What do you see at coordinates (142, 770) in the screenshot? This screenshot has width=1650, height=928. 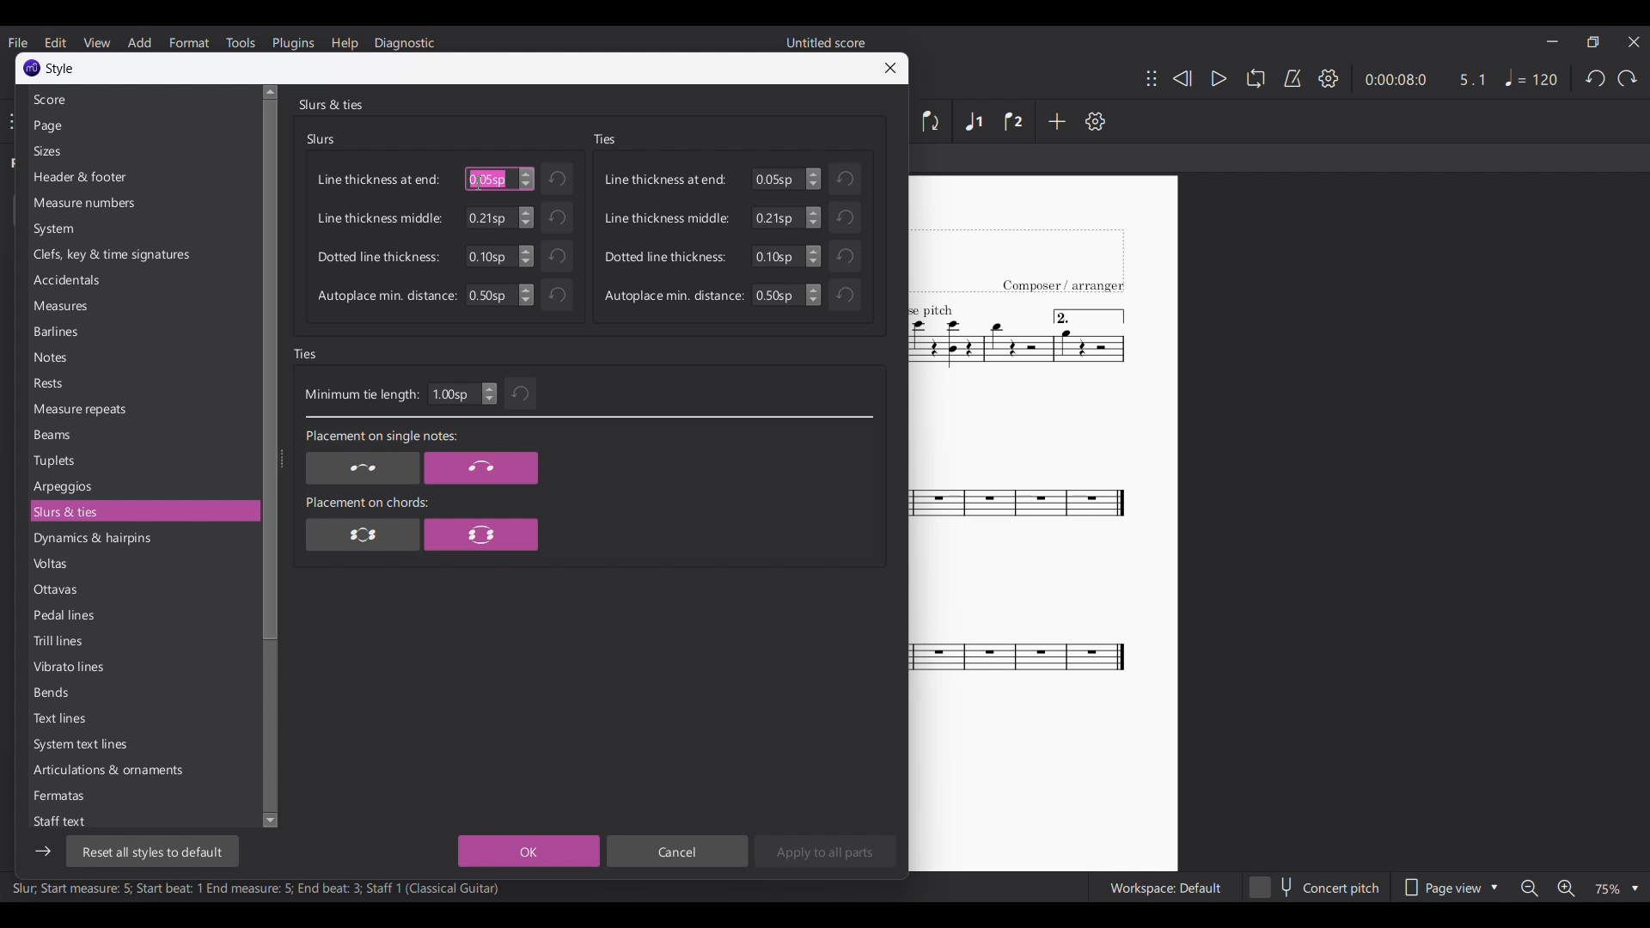 I see `Articulations & ornaments` at bounding box center [142, 770].